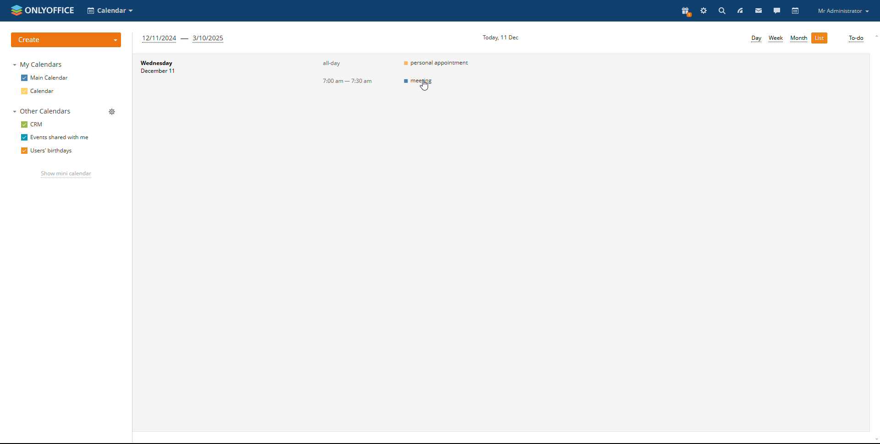 The image size is (880, 444). Describe the element at coordinates (874, 441) in the screenshot. I see `scroll down` at that location.